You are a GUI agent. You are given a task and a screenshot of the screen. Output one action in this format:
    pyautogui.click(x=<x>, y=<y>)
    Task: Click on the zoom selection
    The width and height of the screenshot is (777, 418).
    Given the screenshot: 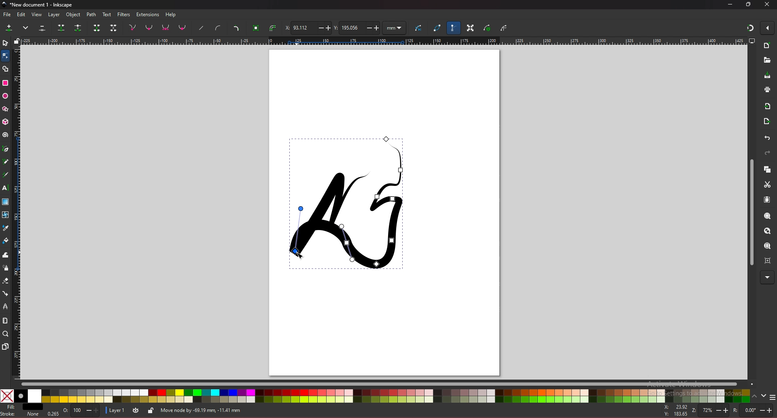 What is the action you would take?
    pyautogui.click(x=767, y=216)
    